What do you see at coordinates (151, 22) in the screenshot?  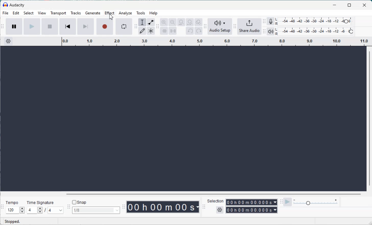 I see `Envelop tool ` at bounding box center [151, 22].